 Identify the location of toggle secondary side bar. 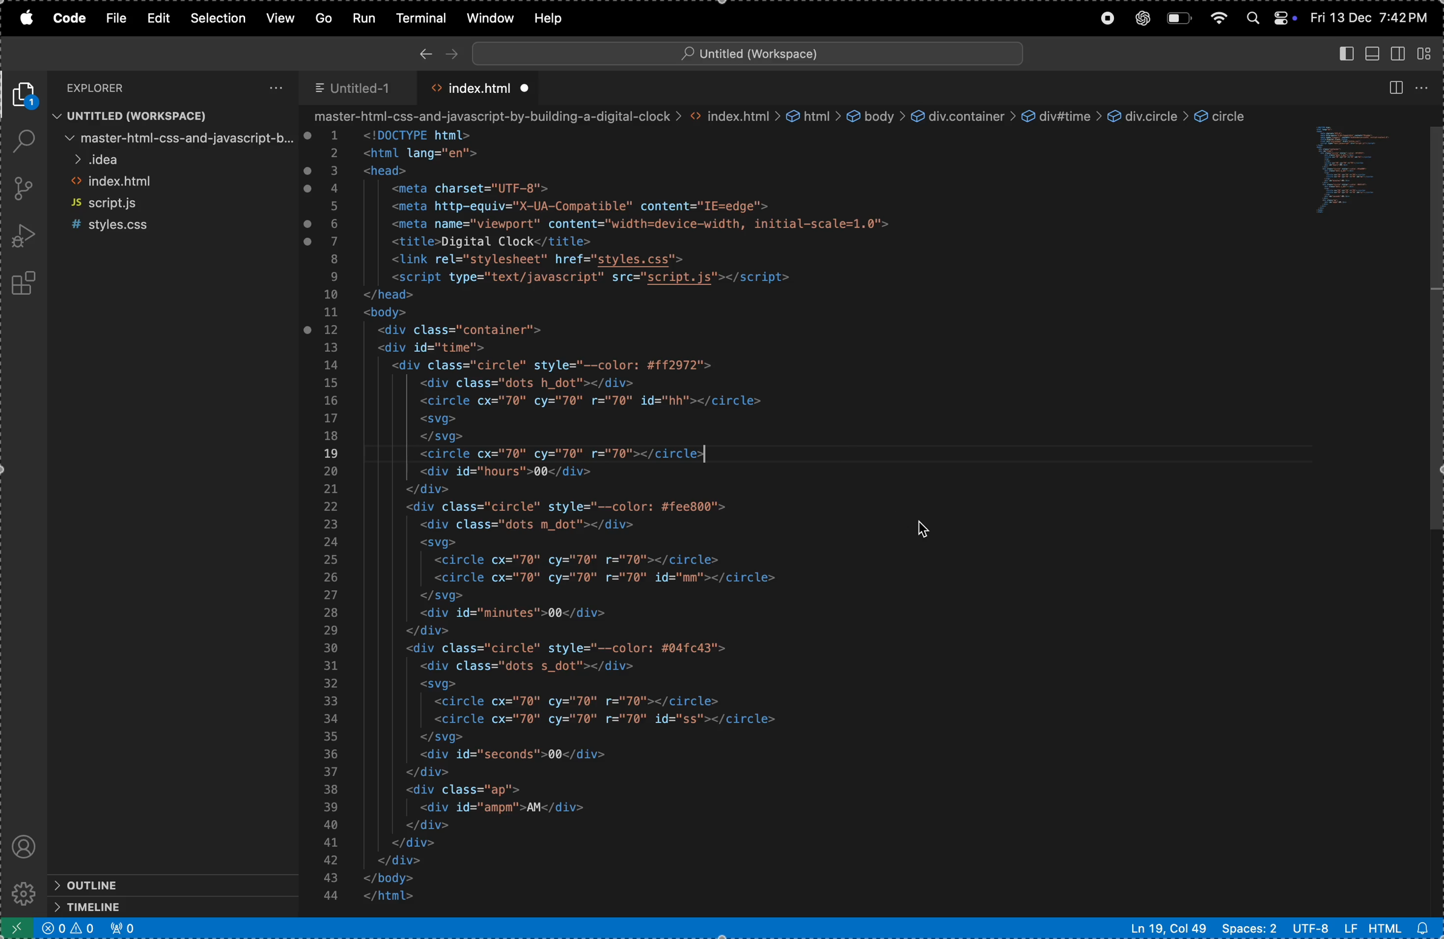
(1400, 52).